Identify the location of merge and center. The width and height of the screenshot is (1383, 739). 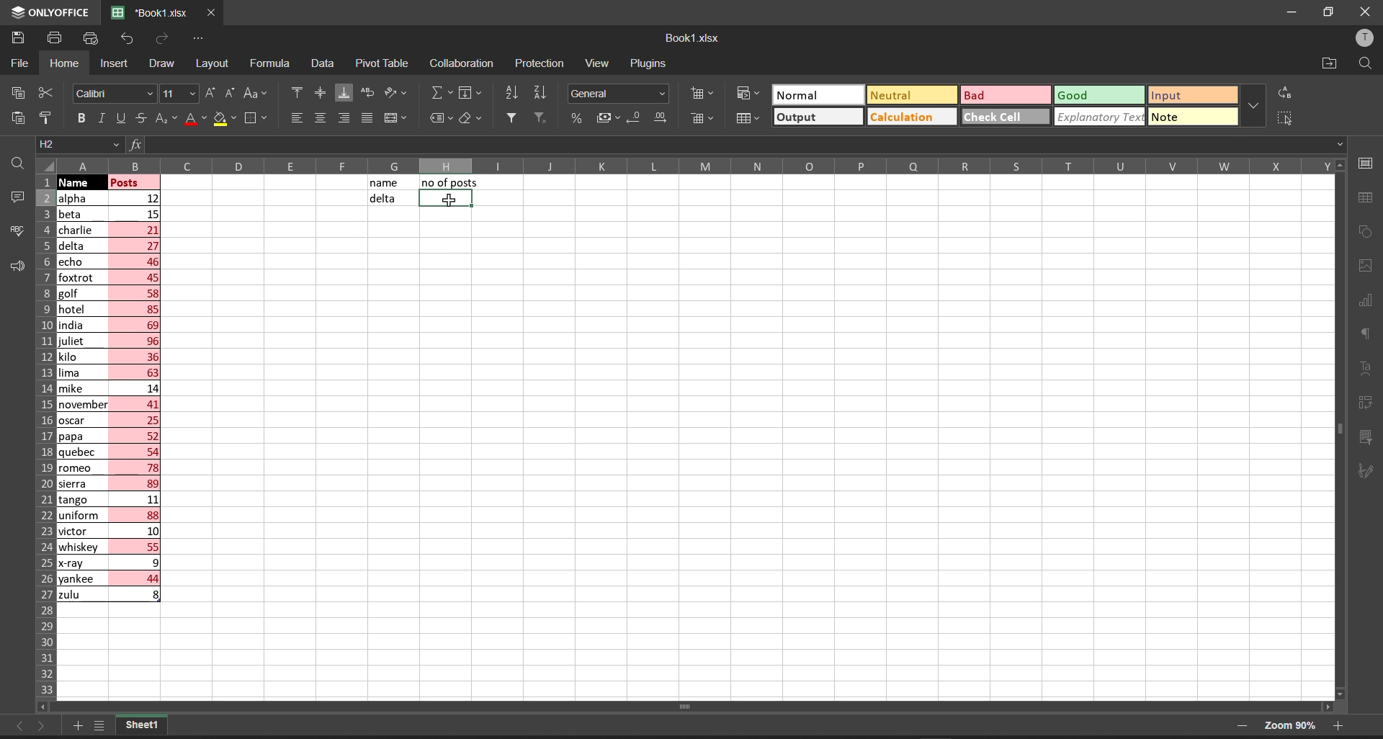
(396, 119).